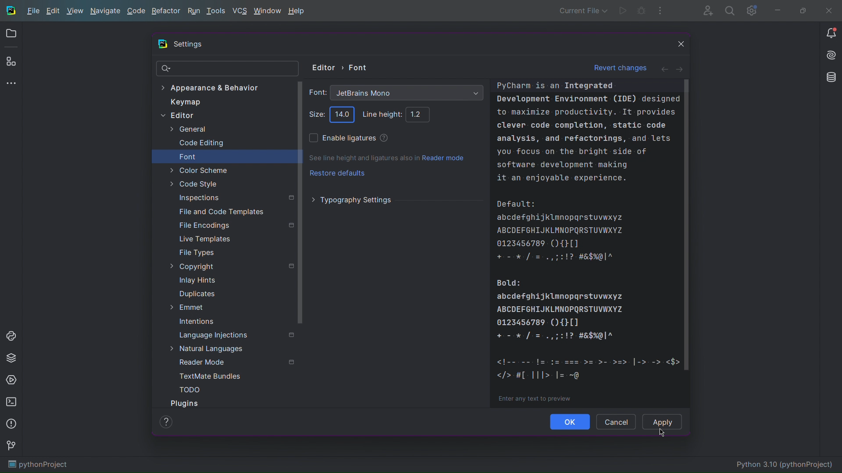 Image resolution: width=842 pixels, height=473 pixels. What do you see at coordinates (777, 11) in the screenshot?
I see `Minimize ` at bounding box center [777, 11].